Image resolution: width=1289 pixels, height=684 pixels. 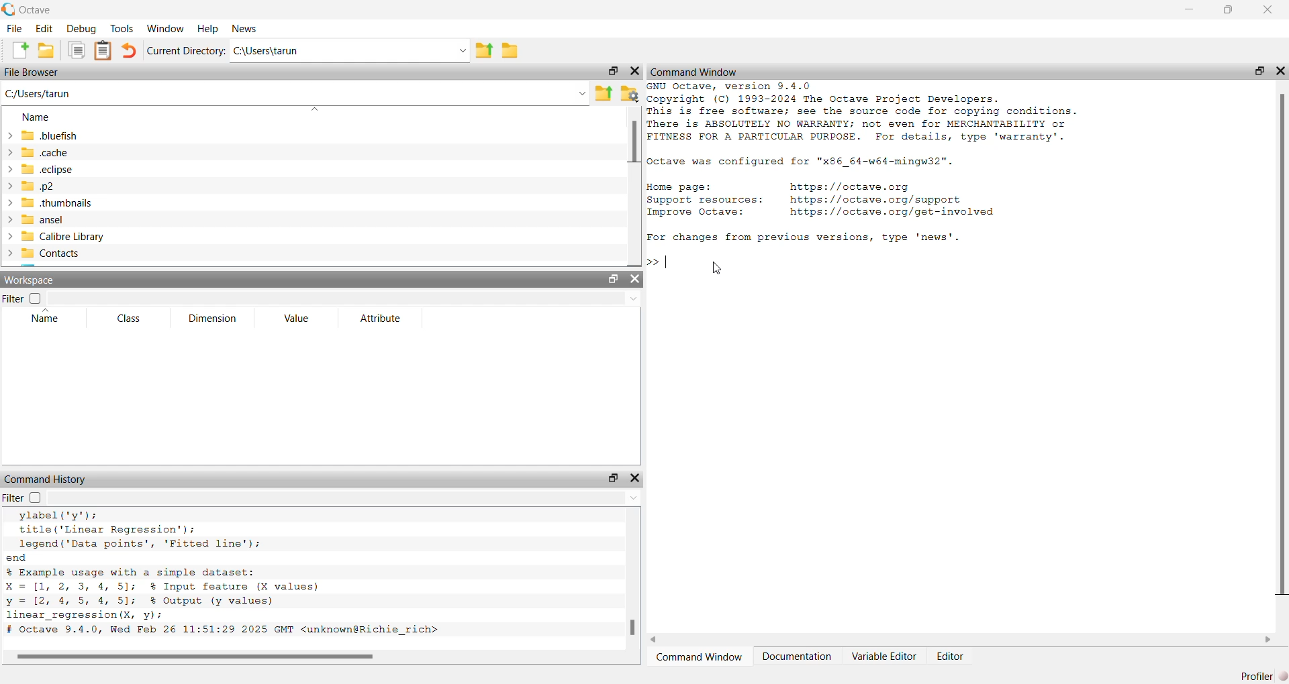 What do you see at coordinates (145, 530) in the screenshot?
I see `code to add title` at bounding box center [145, 530].